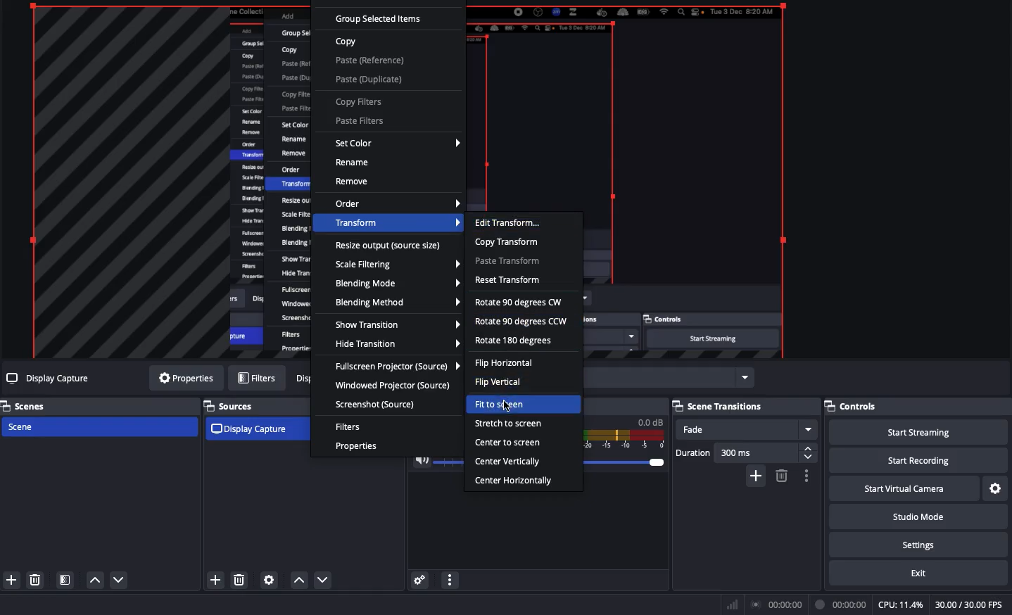 Image resolution: width=1012 pixels, height=615 pixels. Describe the element at coordinates (809, 476) in the screenshot. I see `options` at that location.